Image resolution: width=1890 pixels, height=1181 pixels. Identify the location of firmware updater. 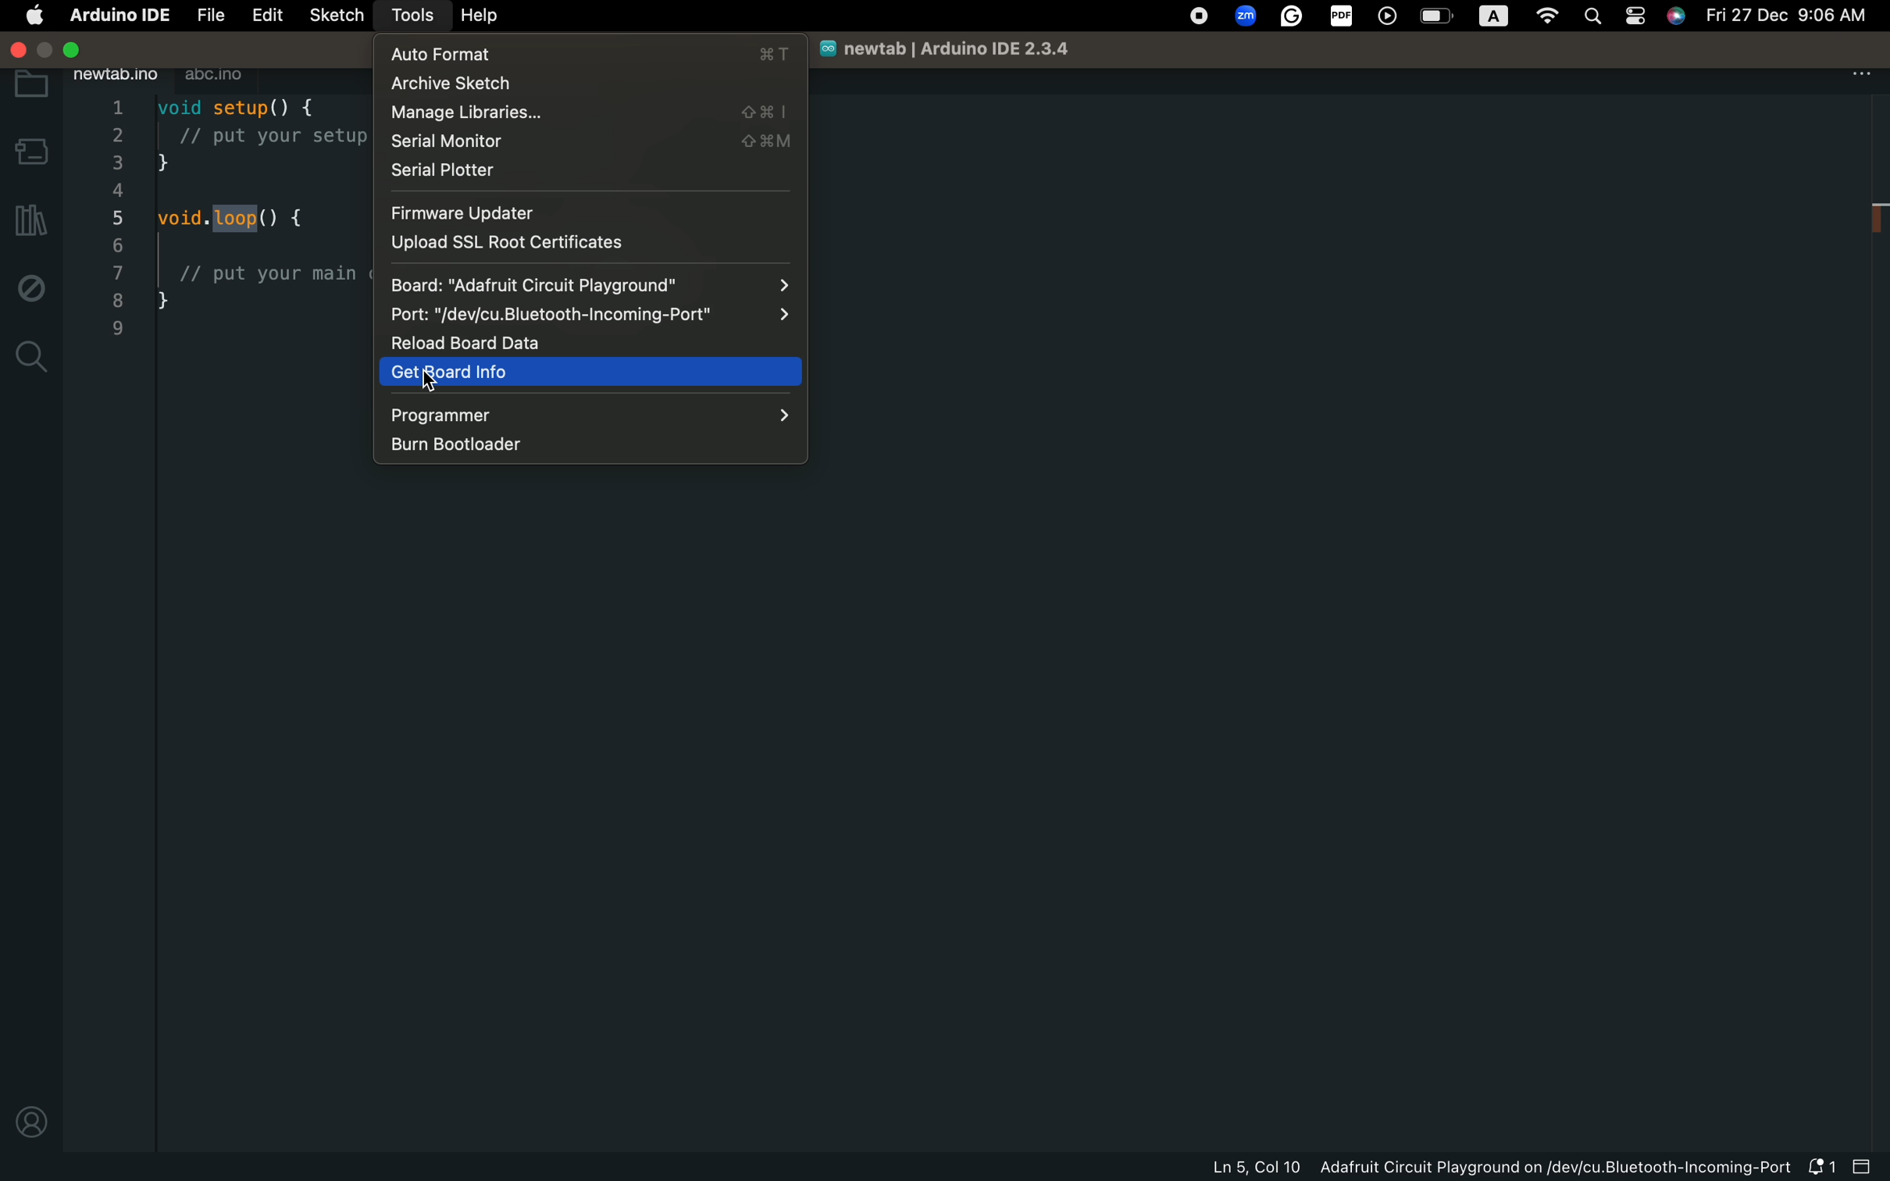
(472, 211).